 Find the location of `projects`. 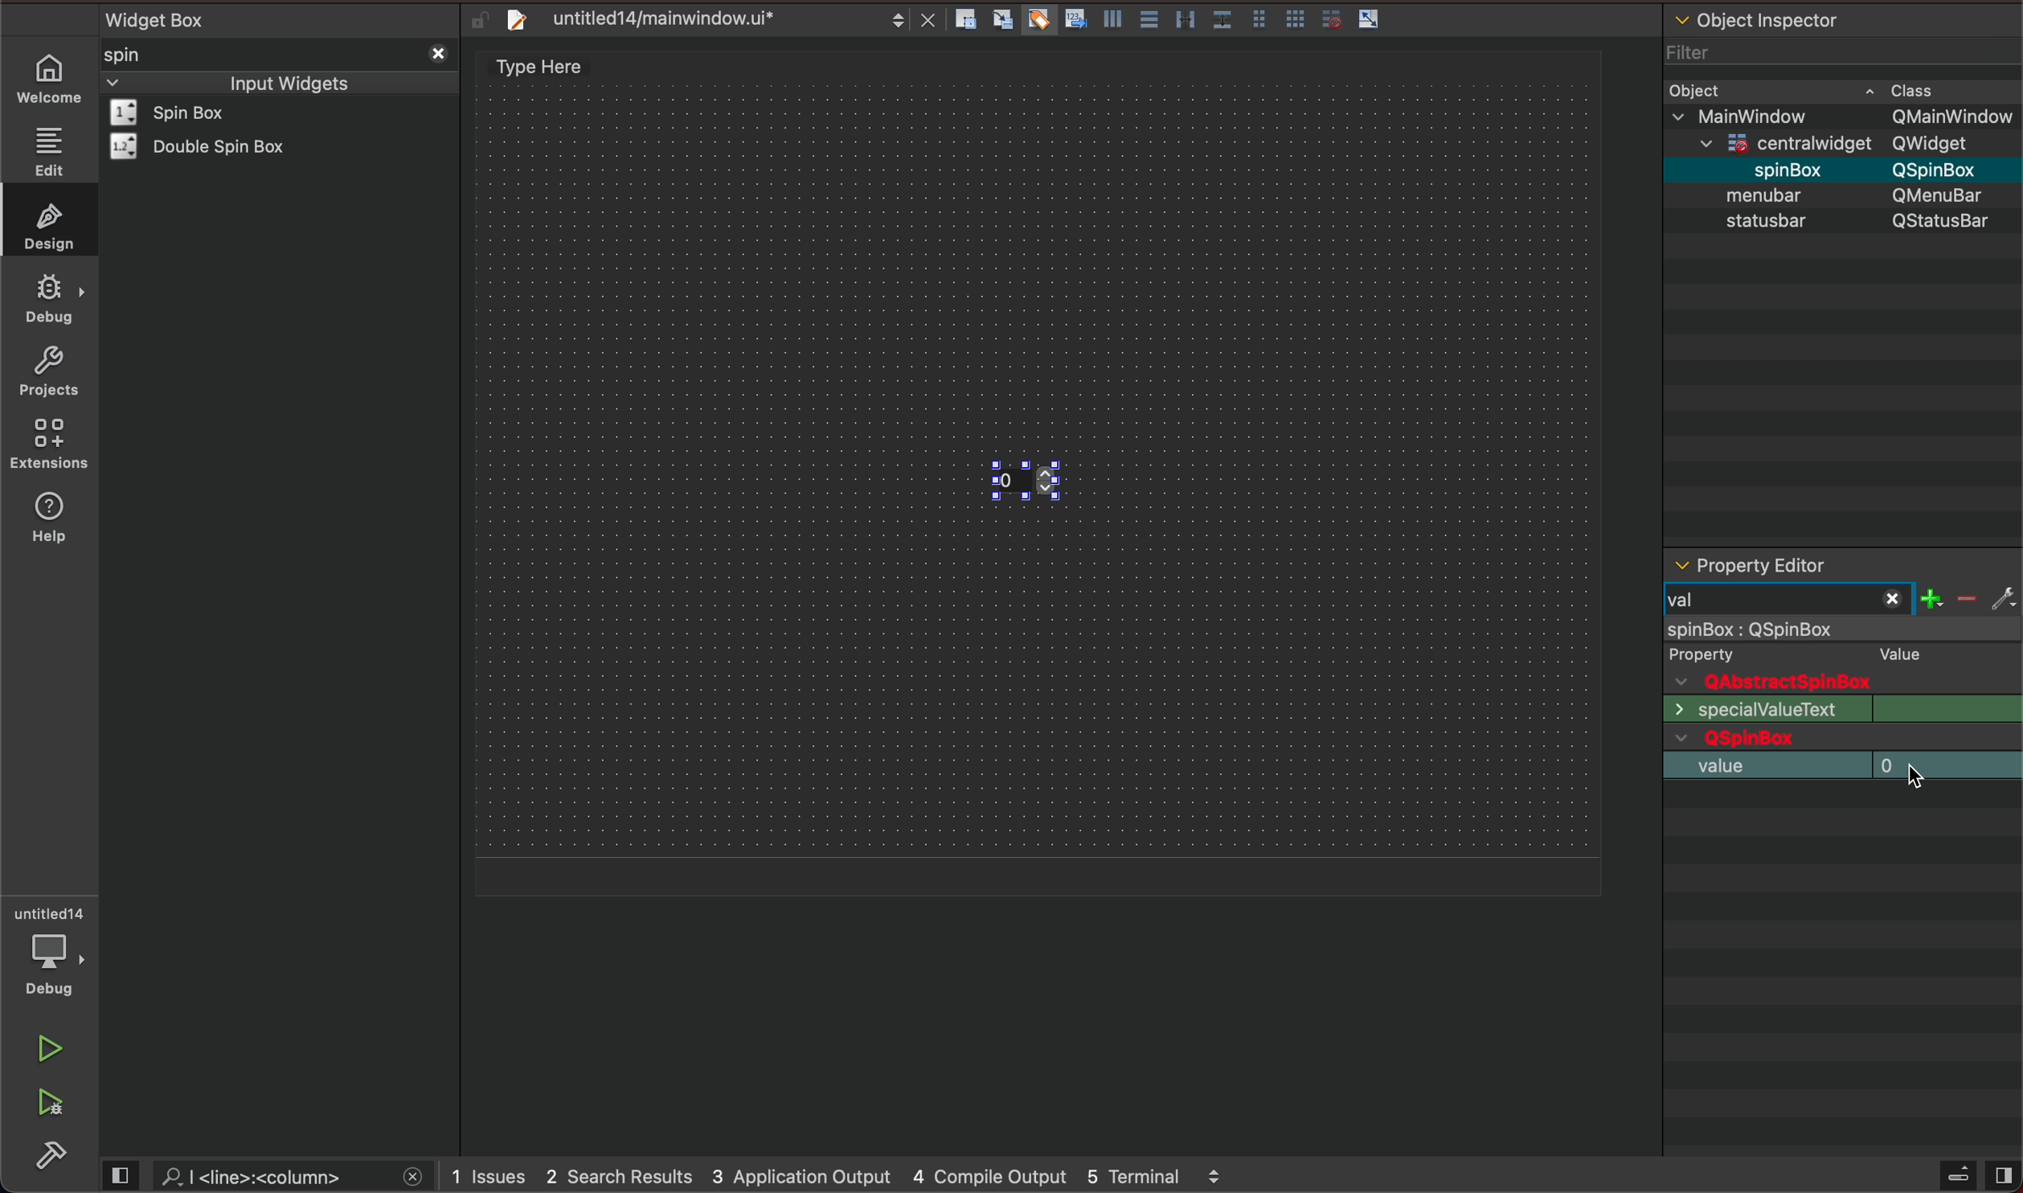

projects is located at coordinates (47, 371).